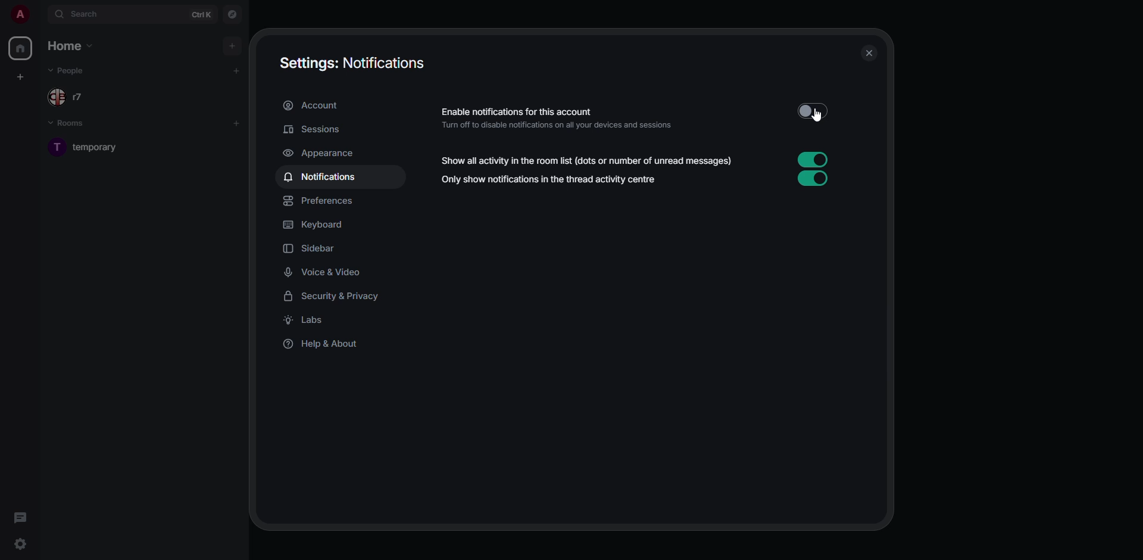  What do you see at coordinates (233, 46) in the screenshot?
I see `add` at bounding box center [233, 46].